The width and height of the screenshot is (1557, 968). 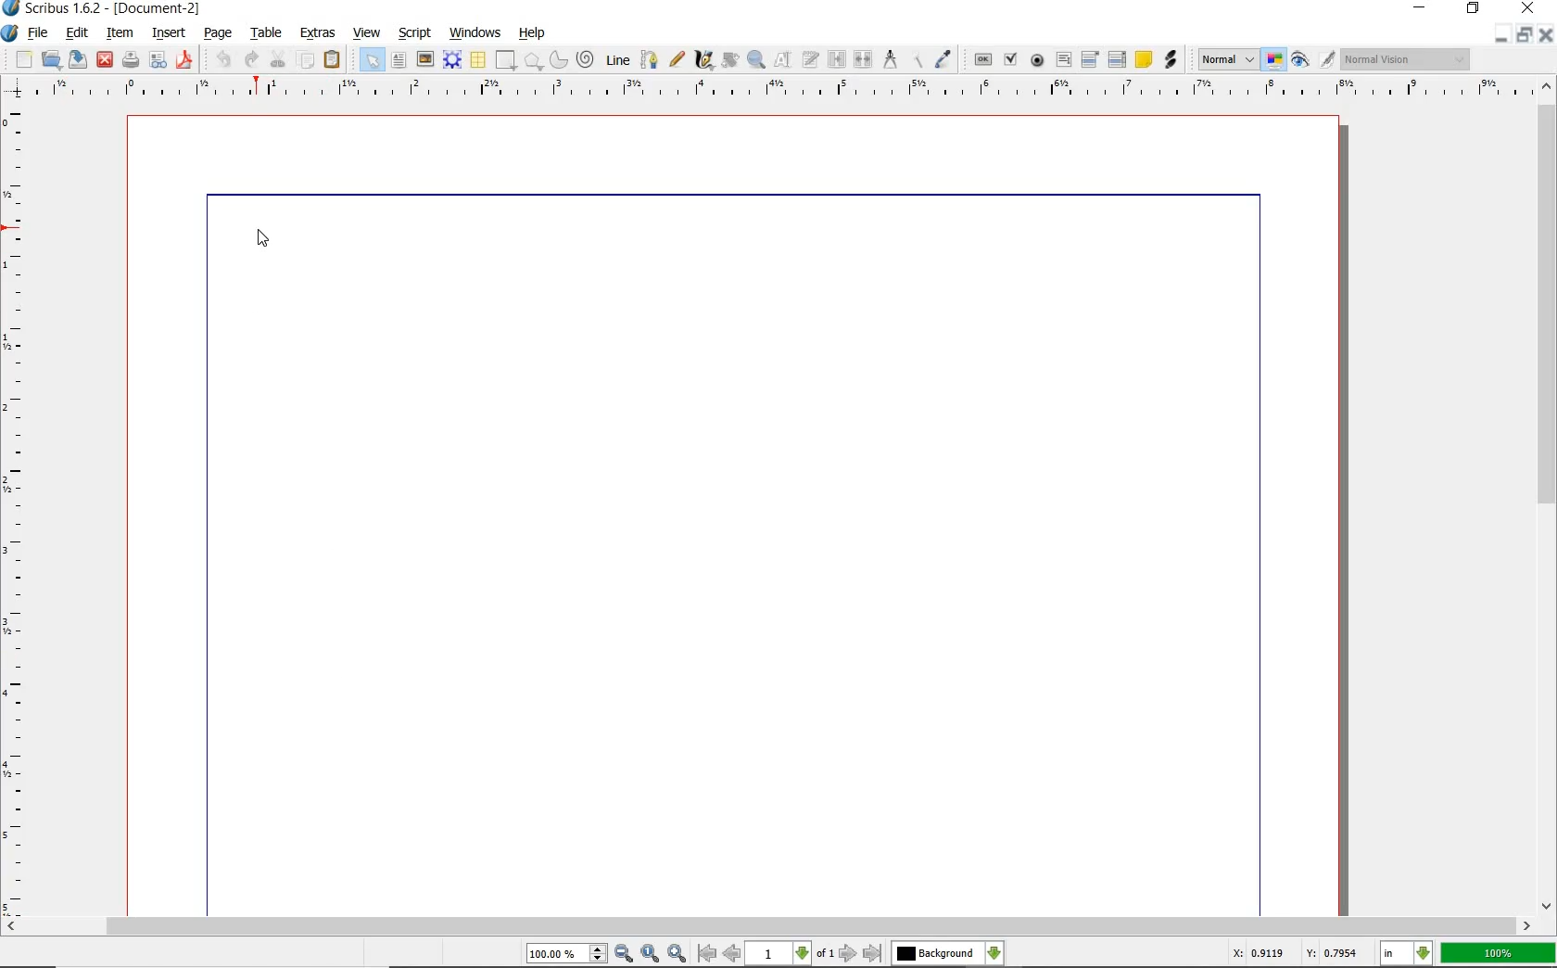 I want to click on go to last page, so click(x=872, y=953).